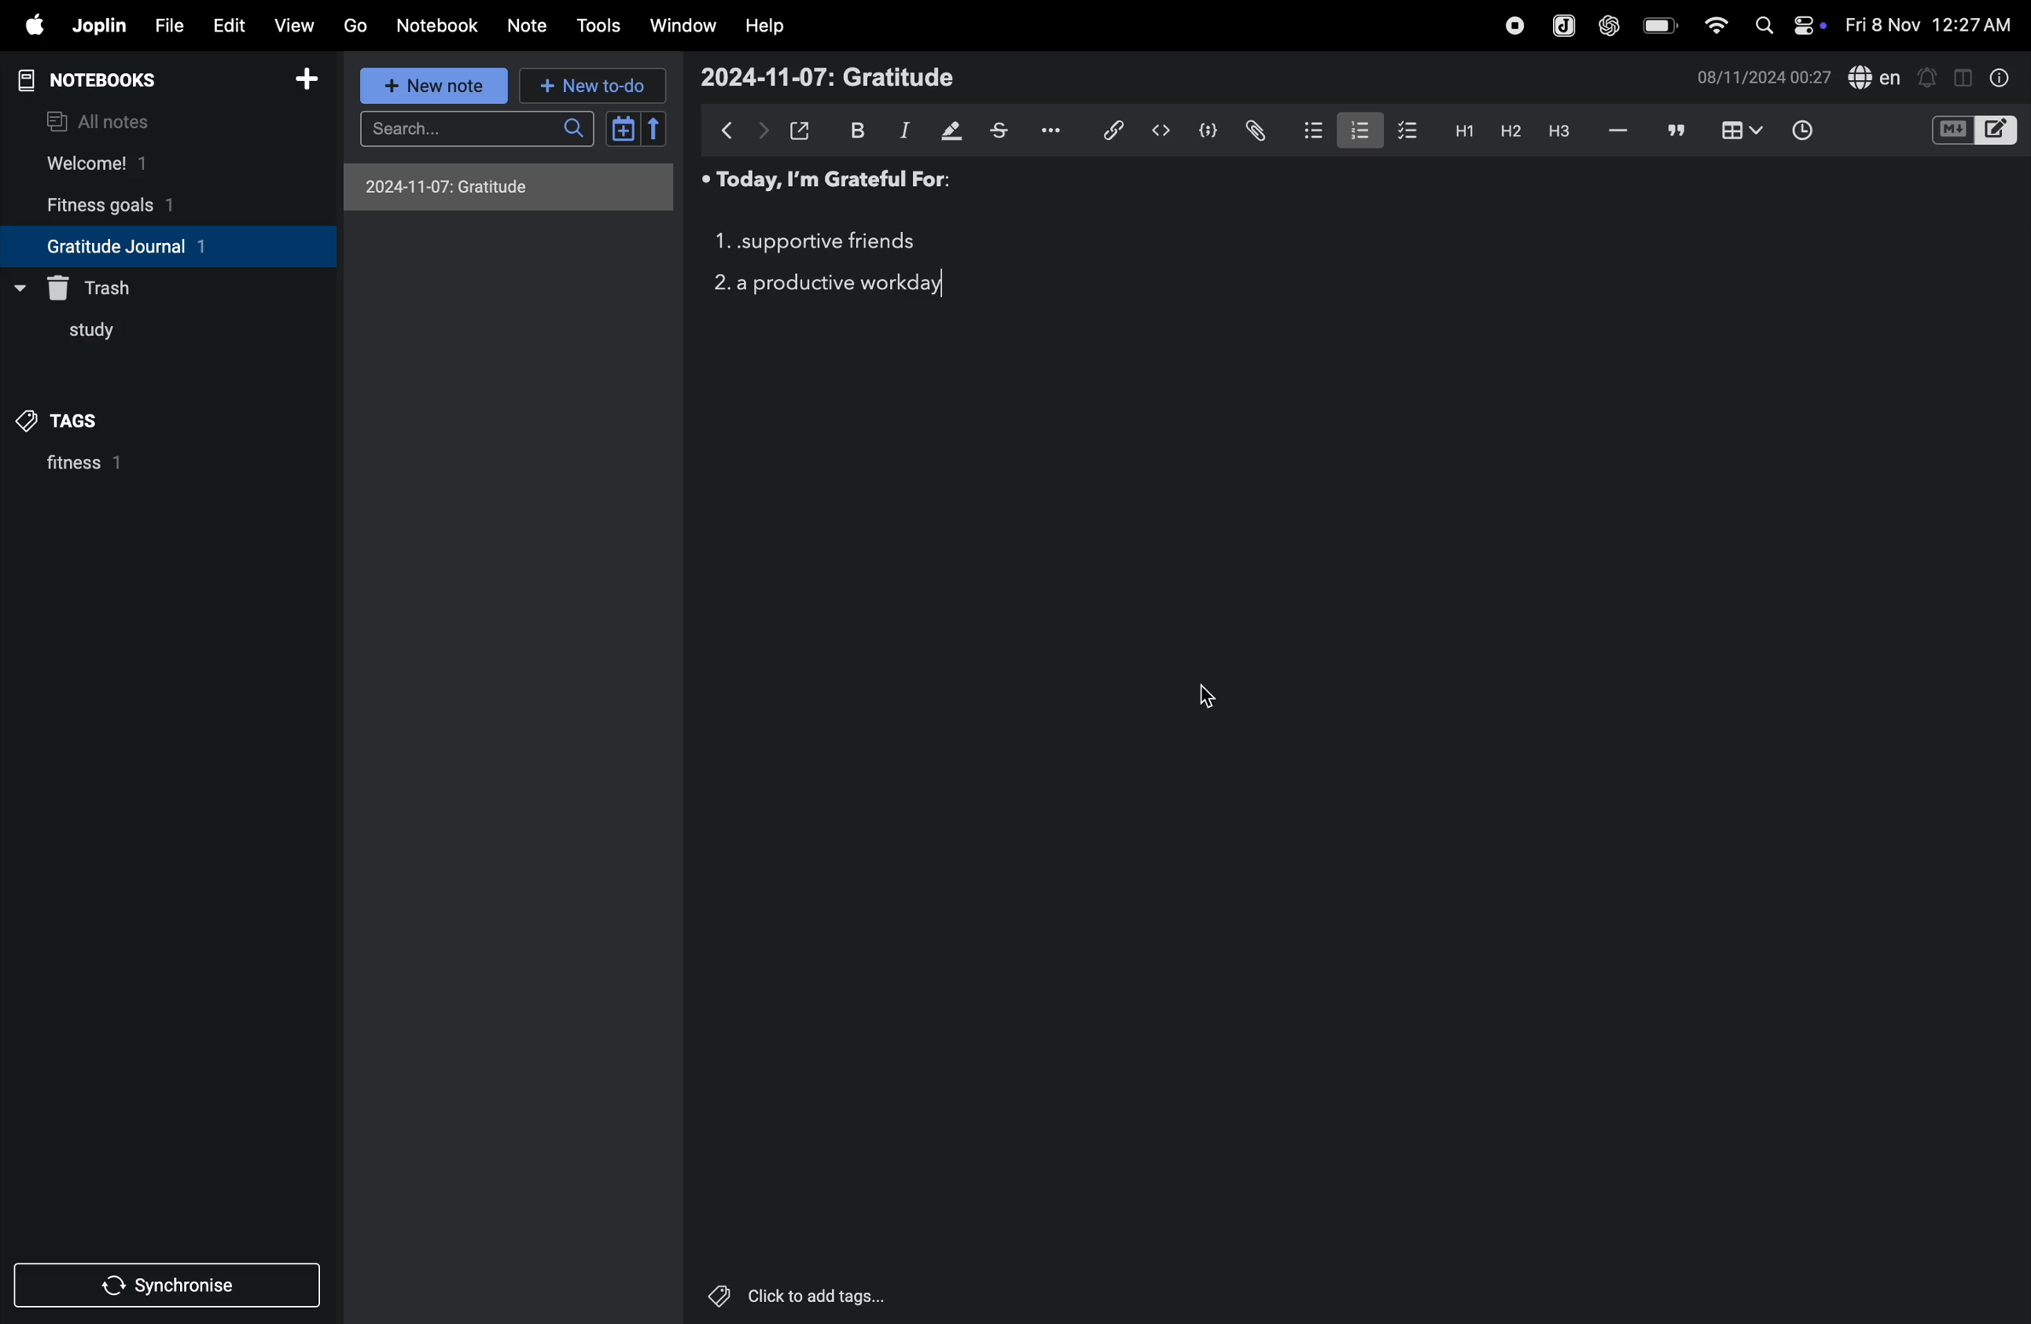 This screenshot has height=1324, width=2031. What do you see at coordinates (1975, 133) in the screenshot?
I see `toogle editor` at bounding box center [1975, 133].